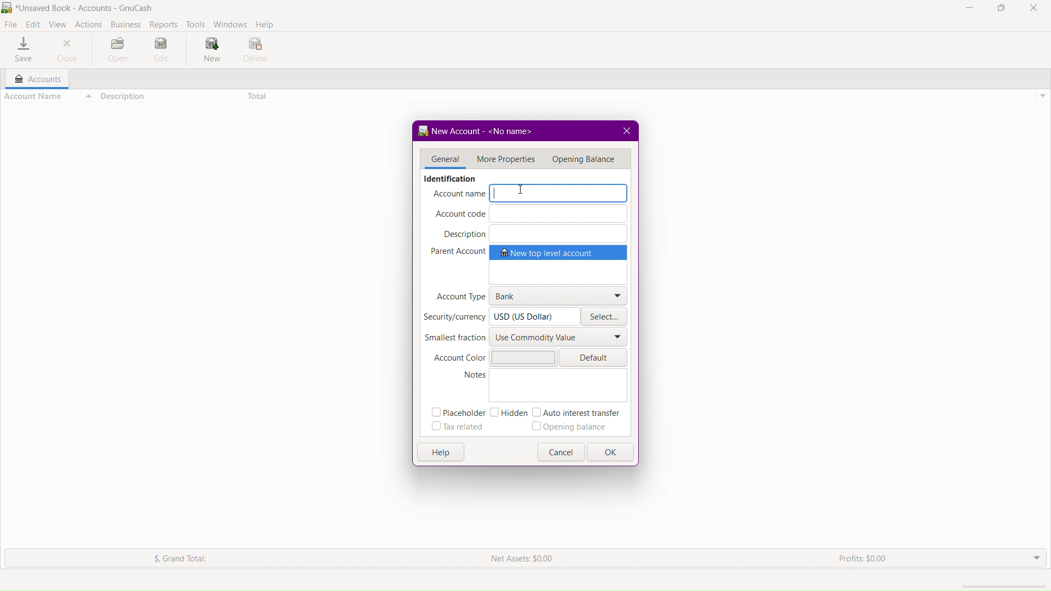 This screenshot has height=591, width=1051. What do you see at coordinates (522, 189) in the screenshot?
I see `cursor` at bounding box center [522, 189].